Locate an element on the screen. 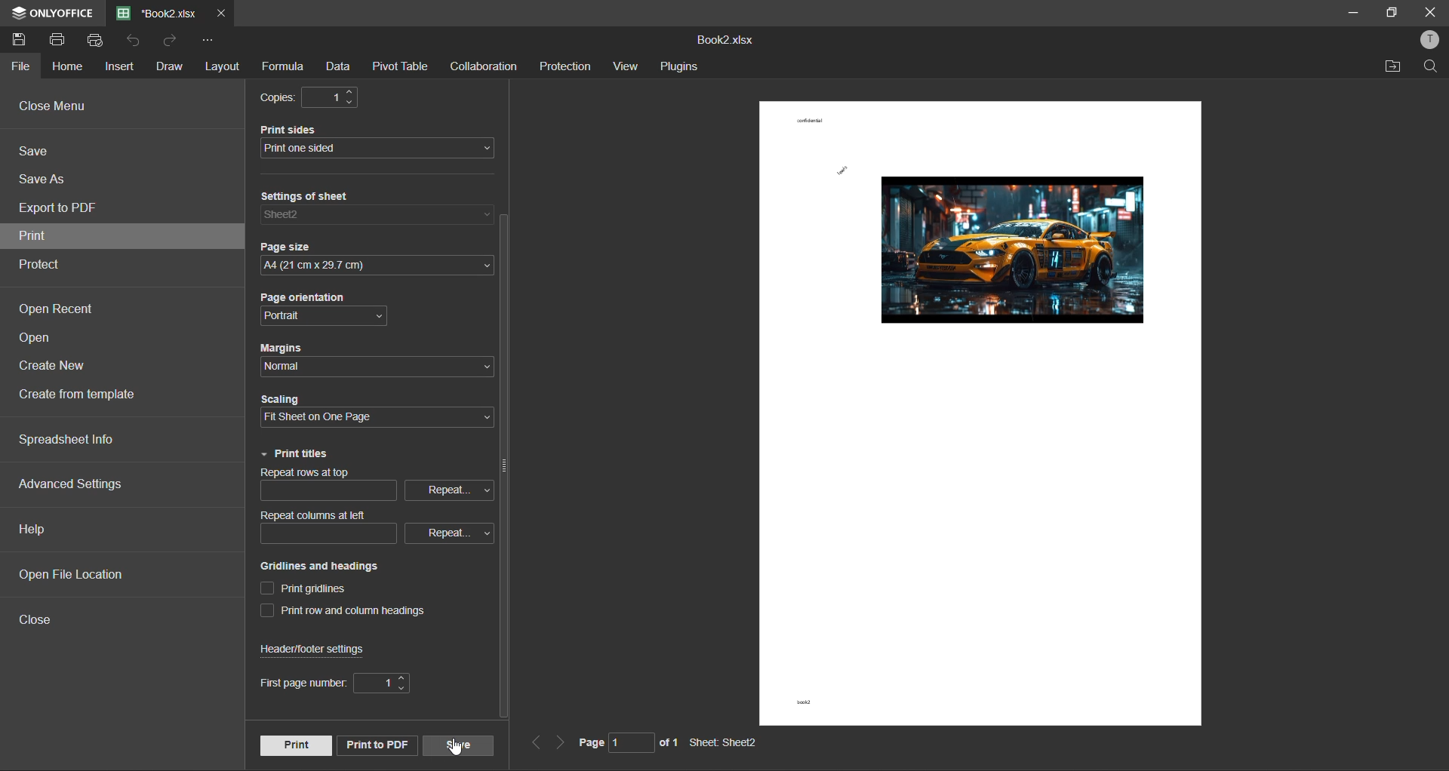 The image size is (1449, 771). Sheet: Sheet2 is located at coordinates (724, 743).